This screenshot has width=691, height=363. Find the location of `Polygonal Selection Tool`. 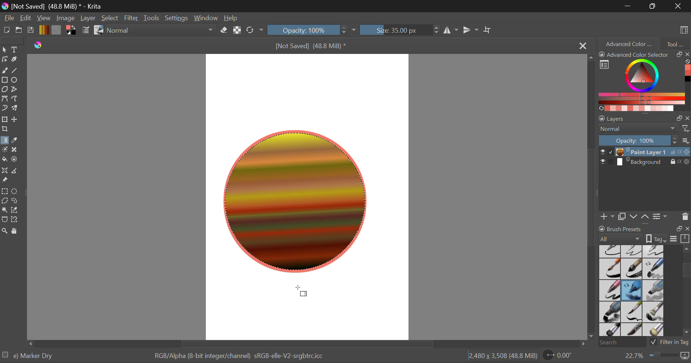

Polygonal Selection Tool is located at coordinates (5, 200).